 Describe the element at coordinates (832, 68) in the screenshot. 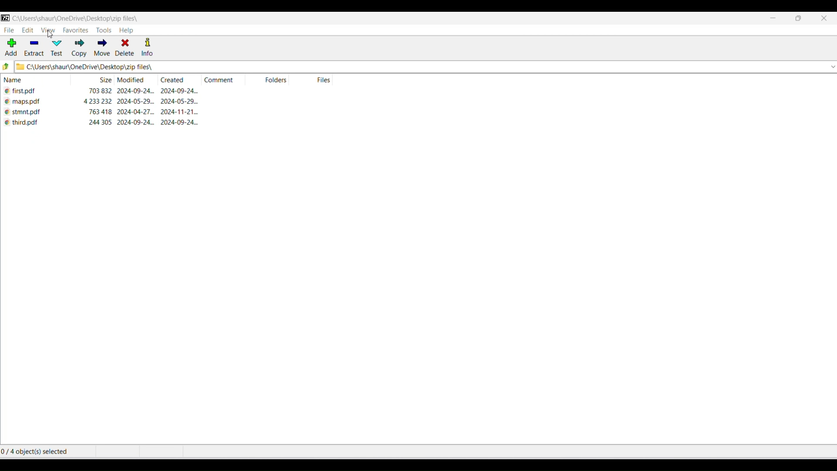

I see `dropdown` at that location.